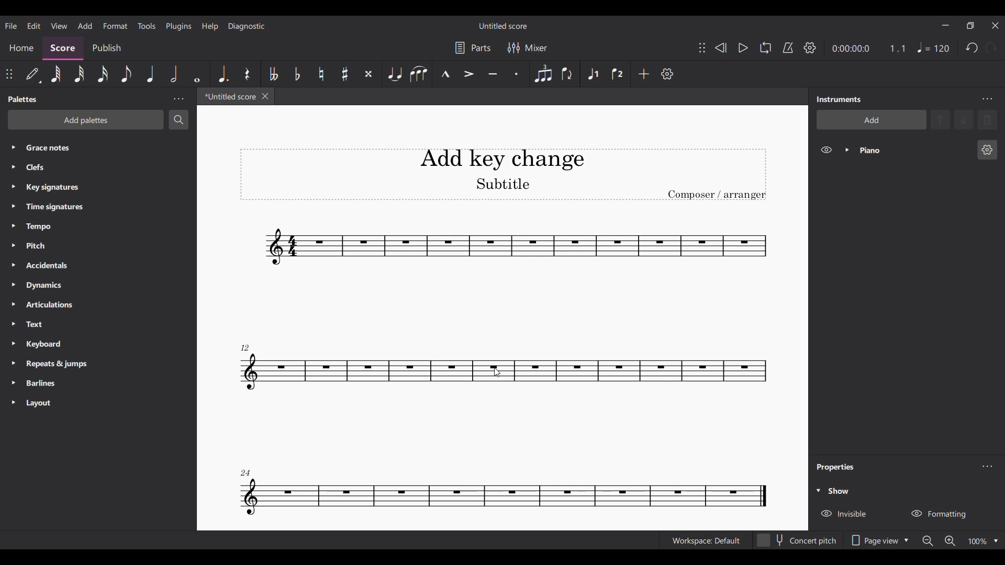 The image size is (1005, 565). I want to click on Palettes listed under all Palettes, so click(102, 275).